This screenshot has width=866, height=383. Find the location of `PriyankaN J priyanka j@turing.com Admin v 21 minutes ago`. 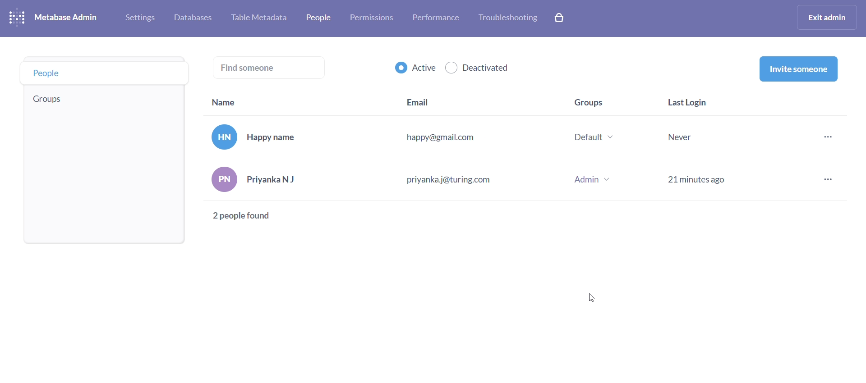

PriyankaN J priyanka j@turing.com Admin v 21 minutes ago is located at coordinates (467, 182).